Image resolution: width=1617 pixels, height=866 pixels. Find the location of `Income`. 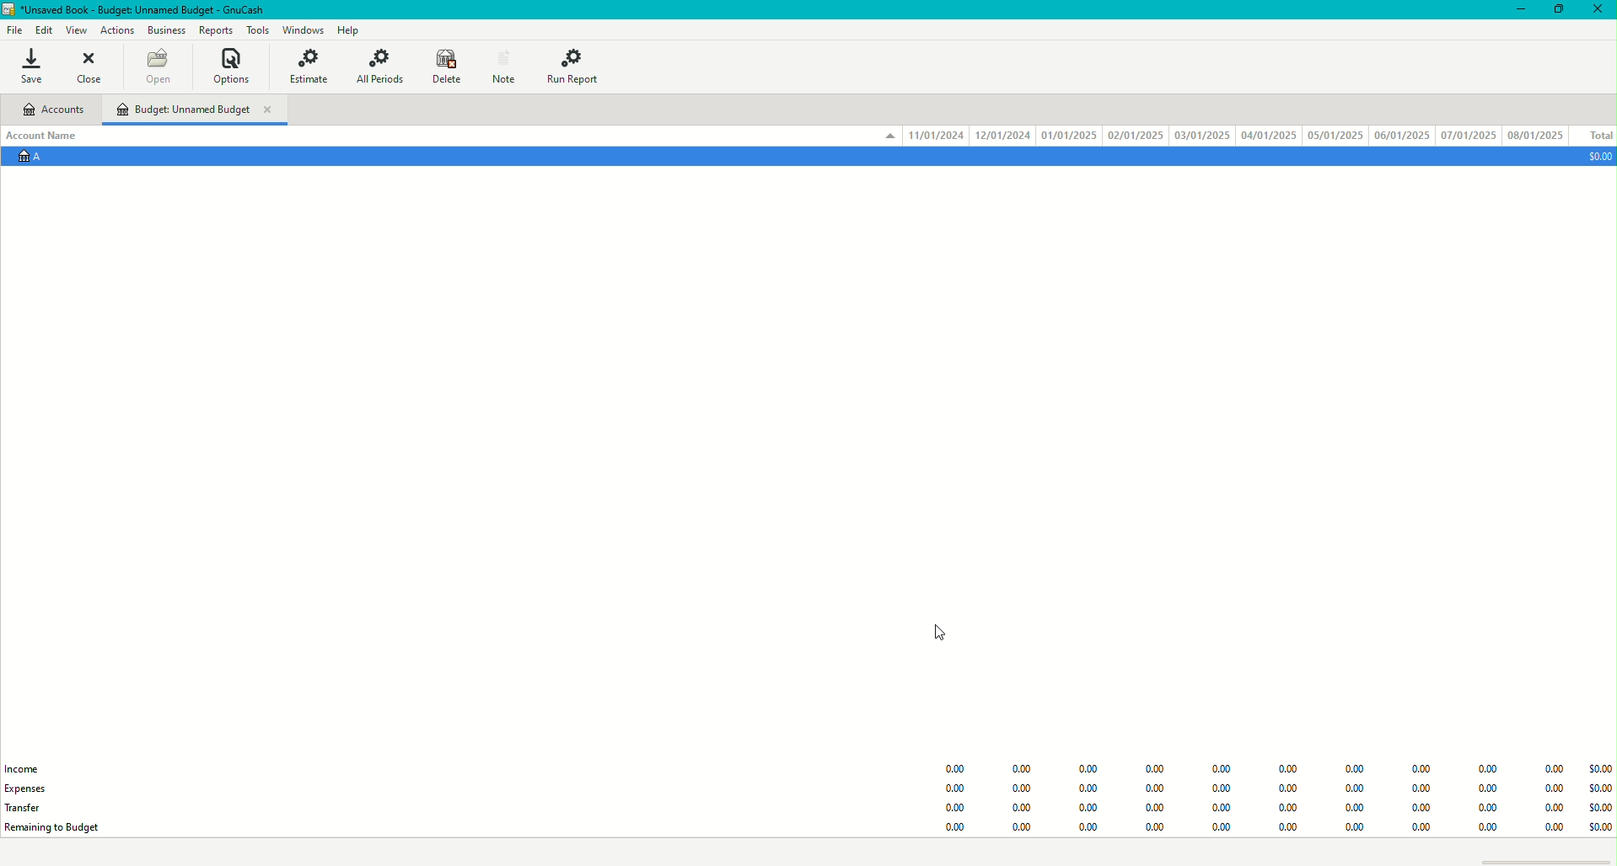

Income is located at coordinates (25, 769).